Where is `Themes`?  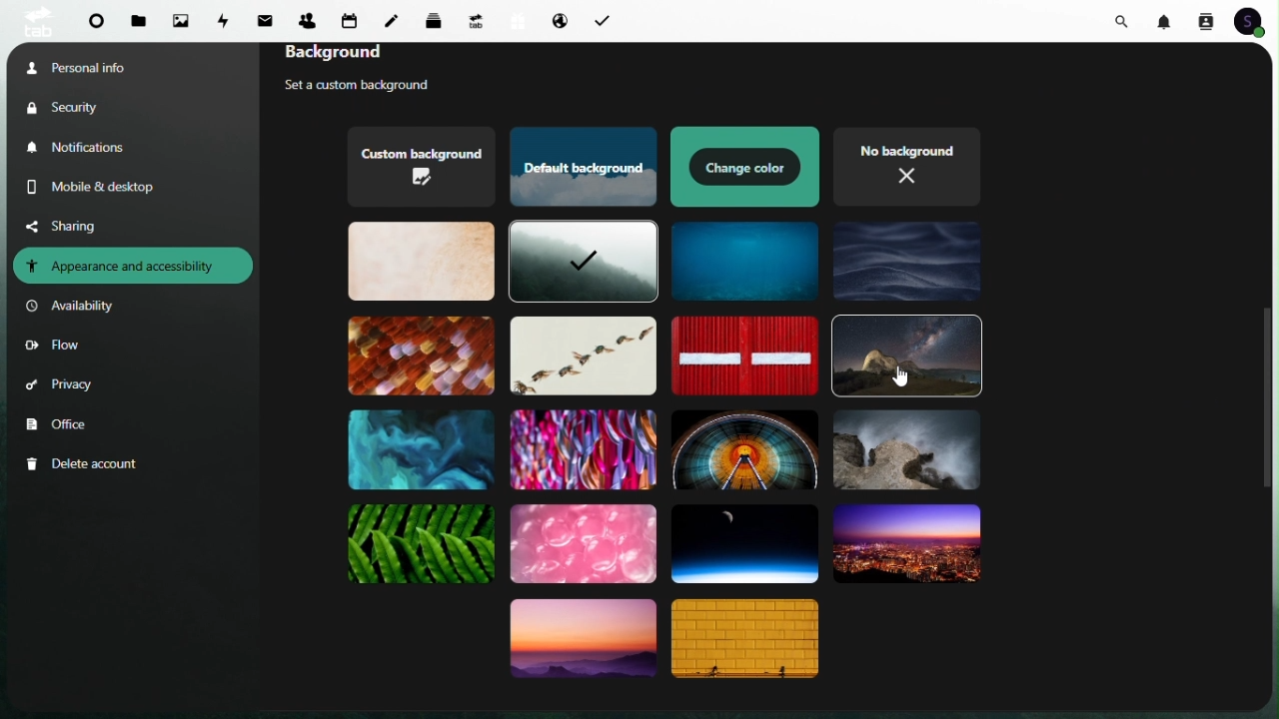
Themes is located at coordinates (748, 641).